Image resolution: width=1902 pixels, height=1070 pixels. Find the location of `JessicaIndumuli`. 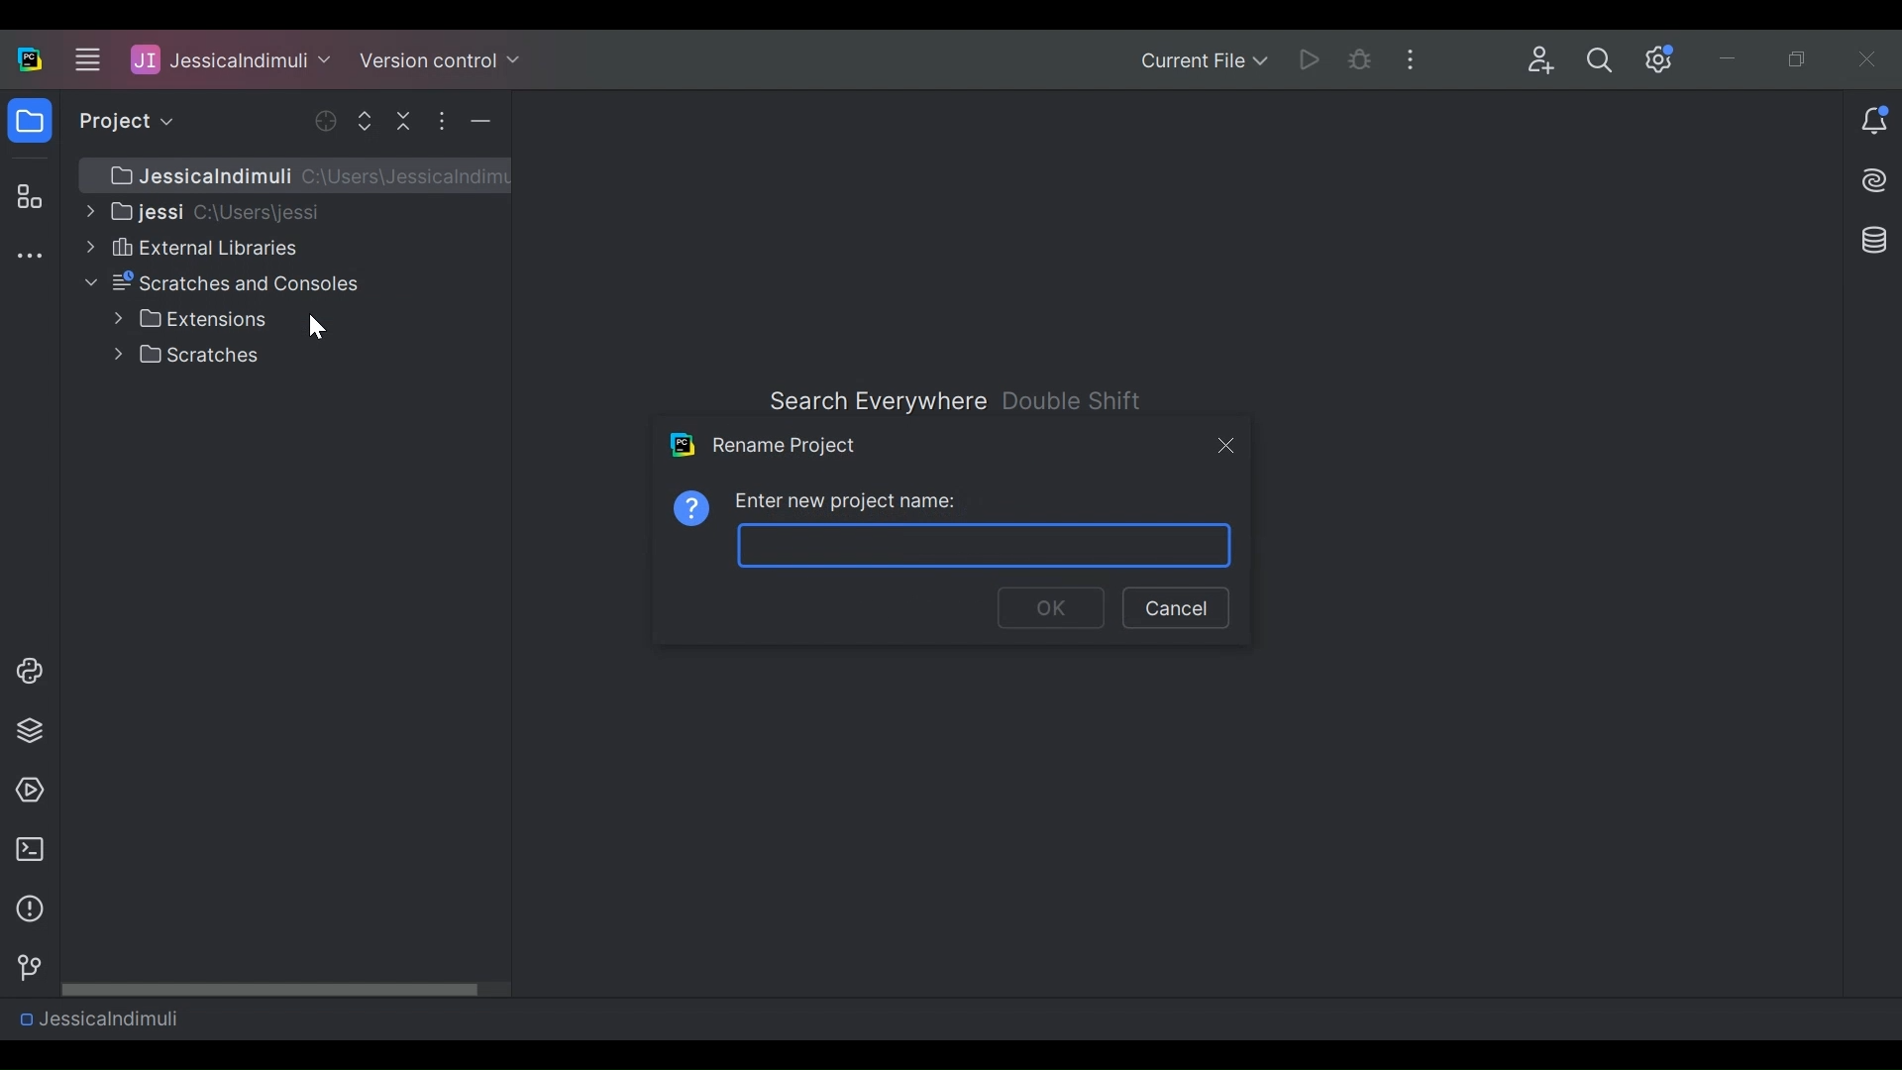

JessicaIndumuli is located at coordinates (303, 175).